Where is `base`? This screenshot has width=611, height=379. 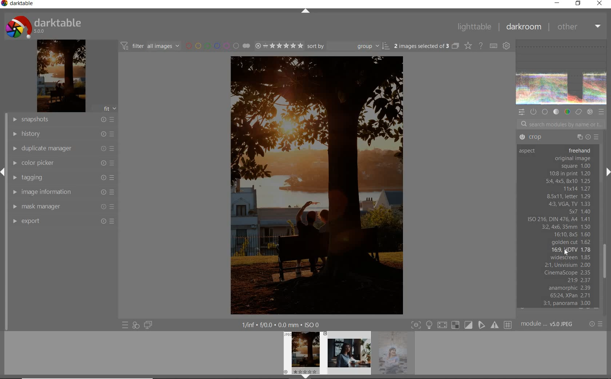
base is located at coordinates (545, 112).